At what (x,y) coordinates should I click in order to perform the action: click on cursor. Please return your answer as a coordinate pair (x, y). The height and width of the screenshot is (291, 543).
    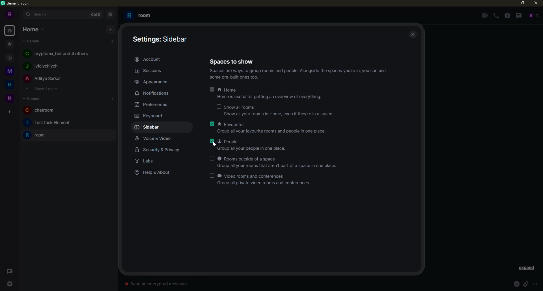
    Looking at the image, I should click on (217, 144).